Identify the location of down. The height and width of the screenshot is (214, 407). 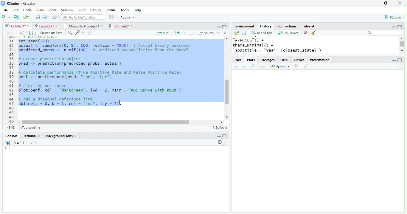
(191, 33).